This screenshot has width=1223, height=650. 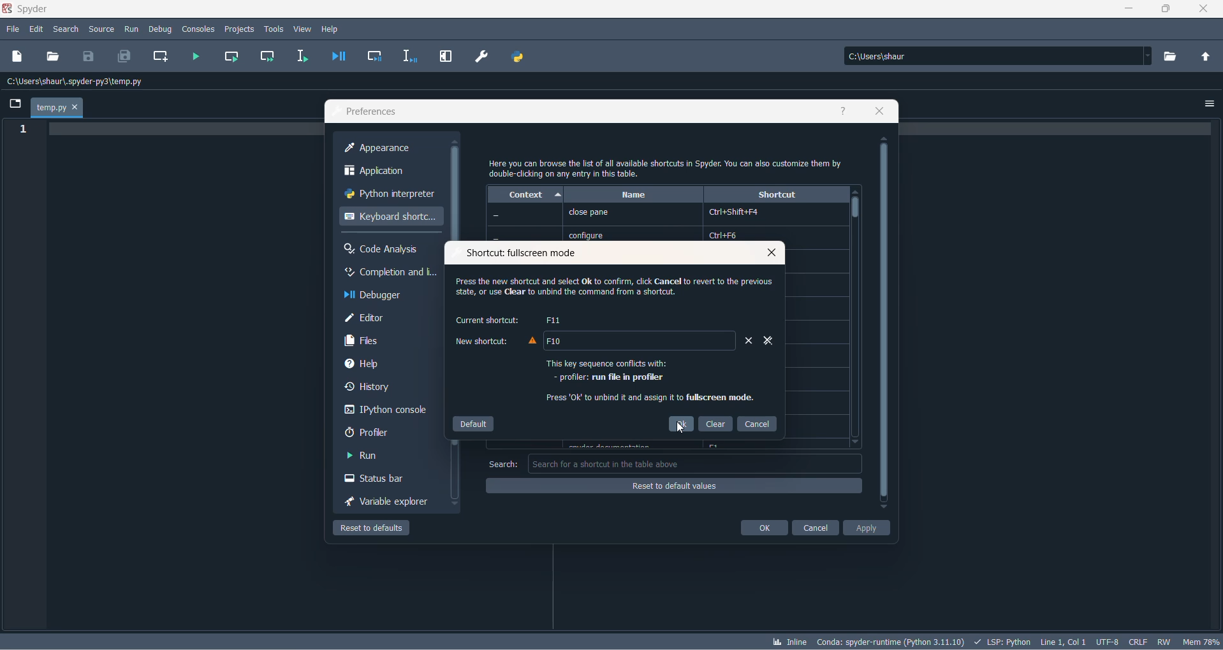 What do you see at coordinates (607, 290) in the screenshot?
I see `text` at bounding box center [607, 290].